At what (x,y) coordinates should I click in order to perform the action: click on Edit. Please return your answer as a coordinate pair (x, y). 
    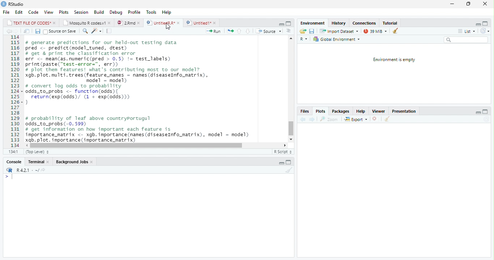
    Looking at the image, I should click on (18, 12).